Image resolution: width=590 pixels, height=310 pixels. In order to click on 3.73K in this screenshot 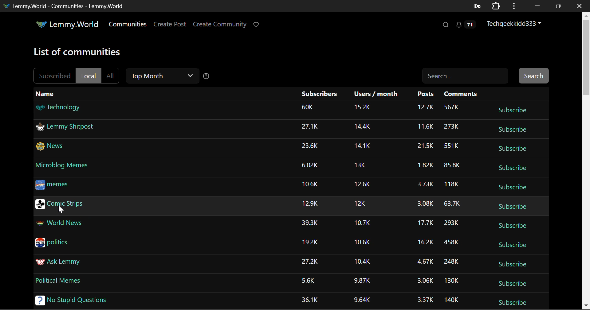, I will do `click(423, 184)`.